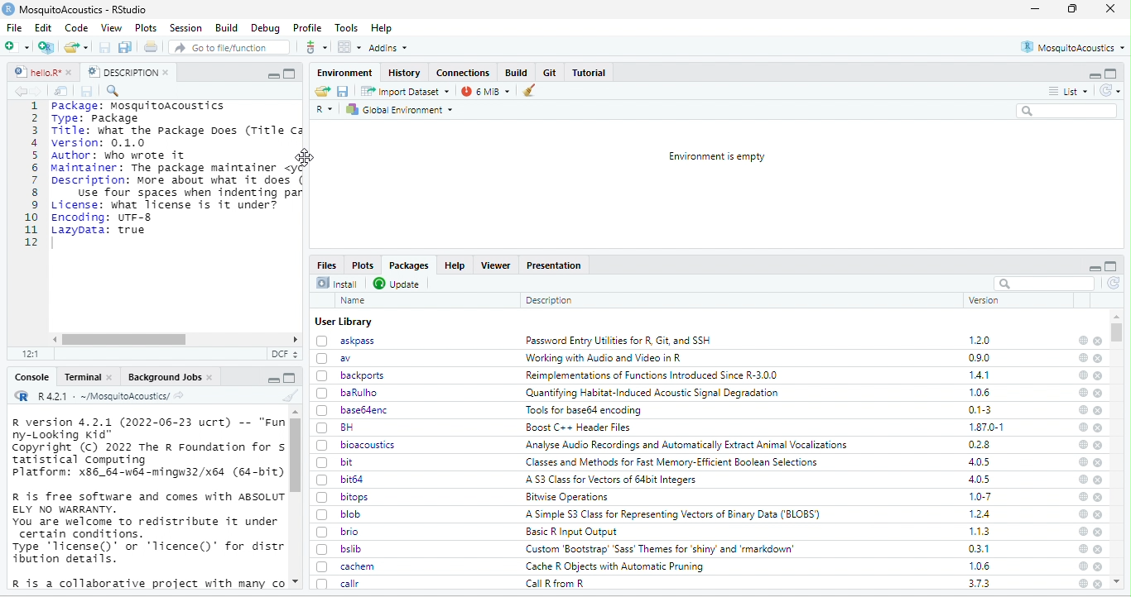 The width and height of the screenshot is (1131, 597). I want to click on View, so click(111, 26).